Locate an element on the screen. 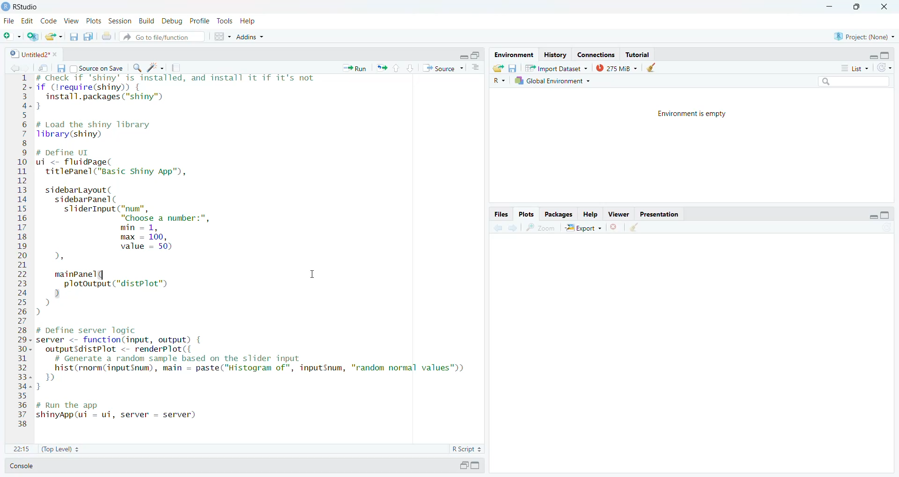 Image resolution: width=899 pixels, height=477 pixels. Plots is located at coordinates (94, 21).